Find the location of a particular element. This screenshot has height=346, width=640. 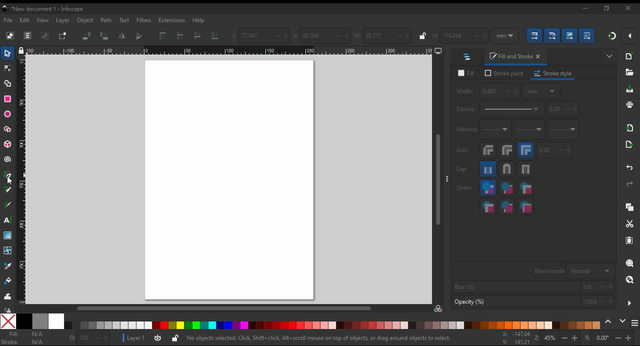

select all in all layers is located at coordinates (28, 36).